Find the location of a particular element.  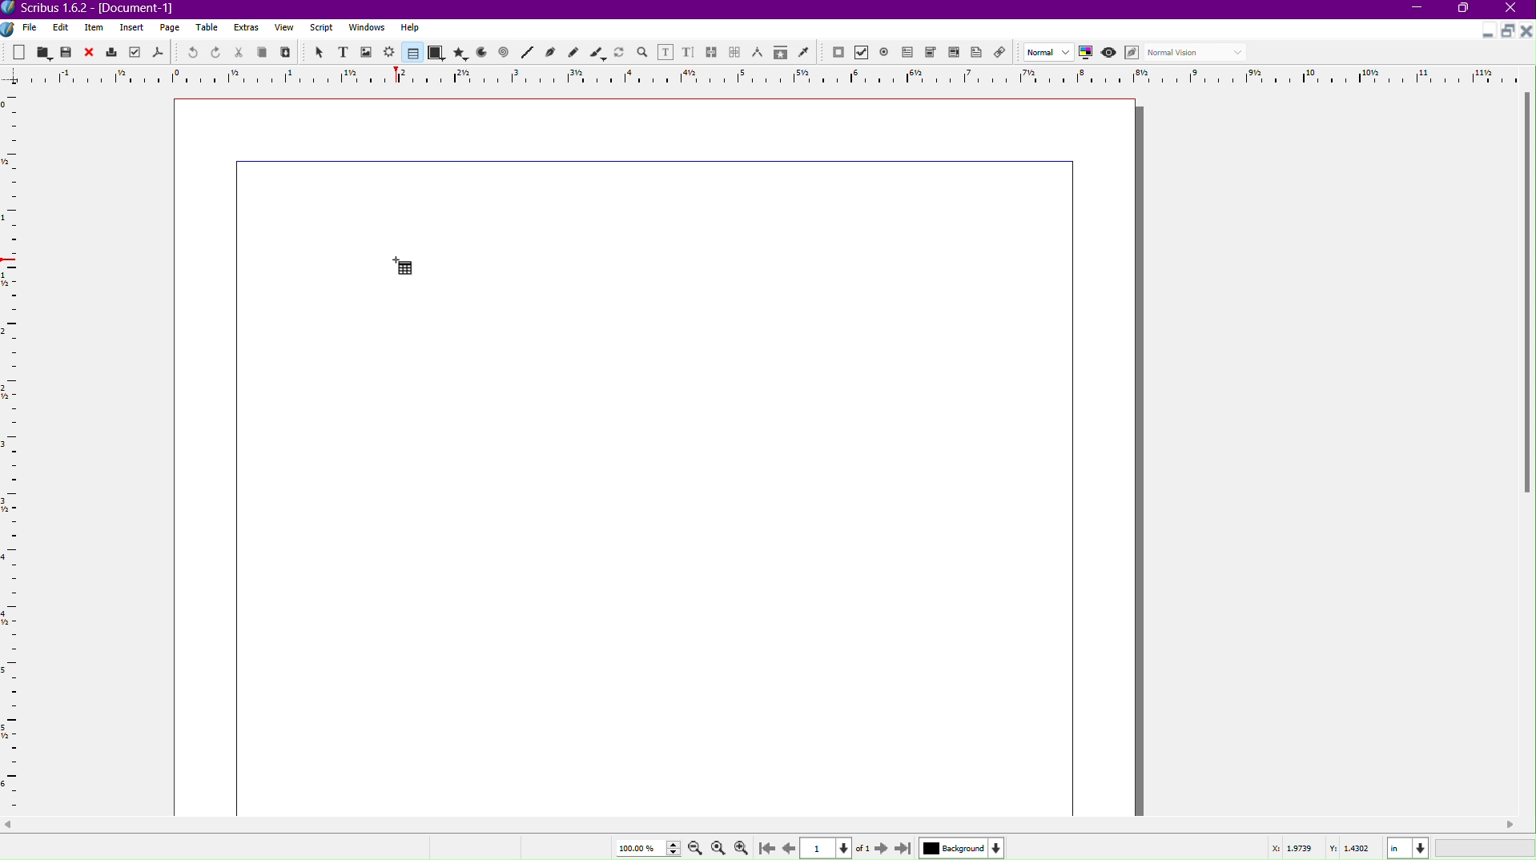

PDF List Box is located at coordinates (953, 54).